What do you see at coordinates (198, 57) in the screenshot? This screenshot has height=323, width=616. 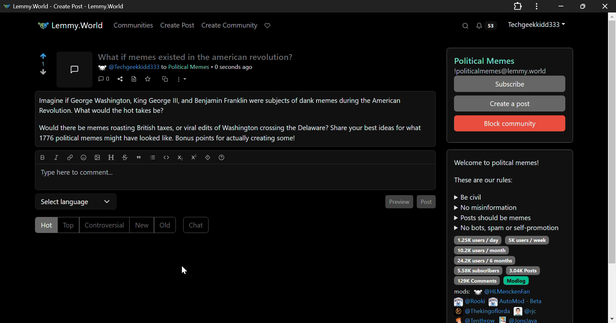 I see `What if memes existed in the american revolution?` at bounding box center [198, 57].